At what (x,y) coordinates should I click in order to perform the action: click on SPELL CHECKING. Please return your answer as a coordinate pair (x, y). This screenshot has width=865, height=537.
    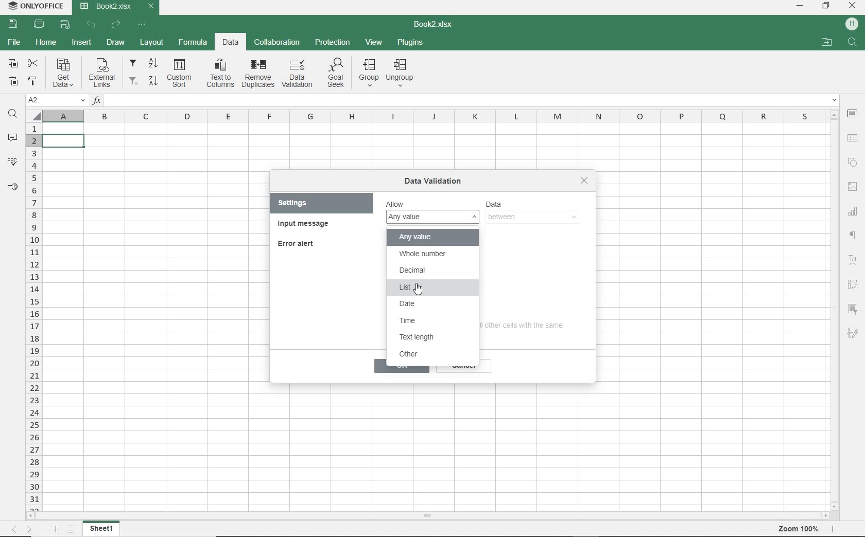
    Looking at the image, I should click on (13, 162).